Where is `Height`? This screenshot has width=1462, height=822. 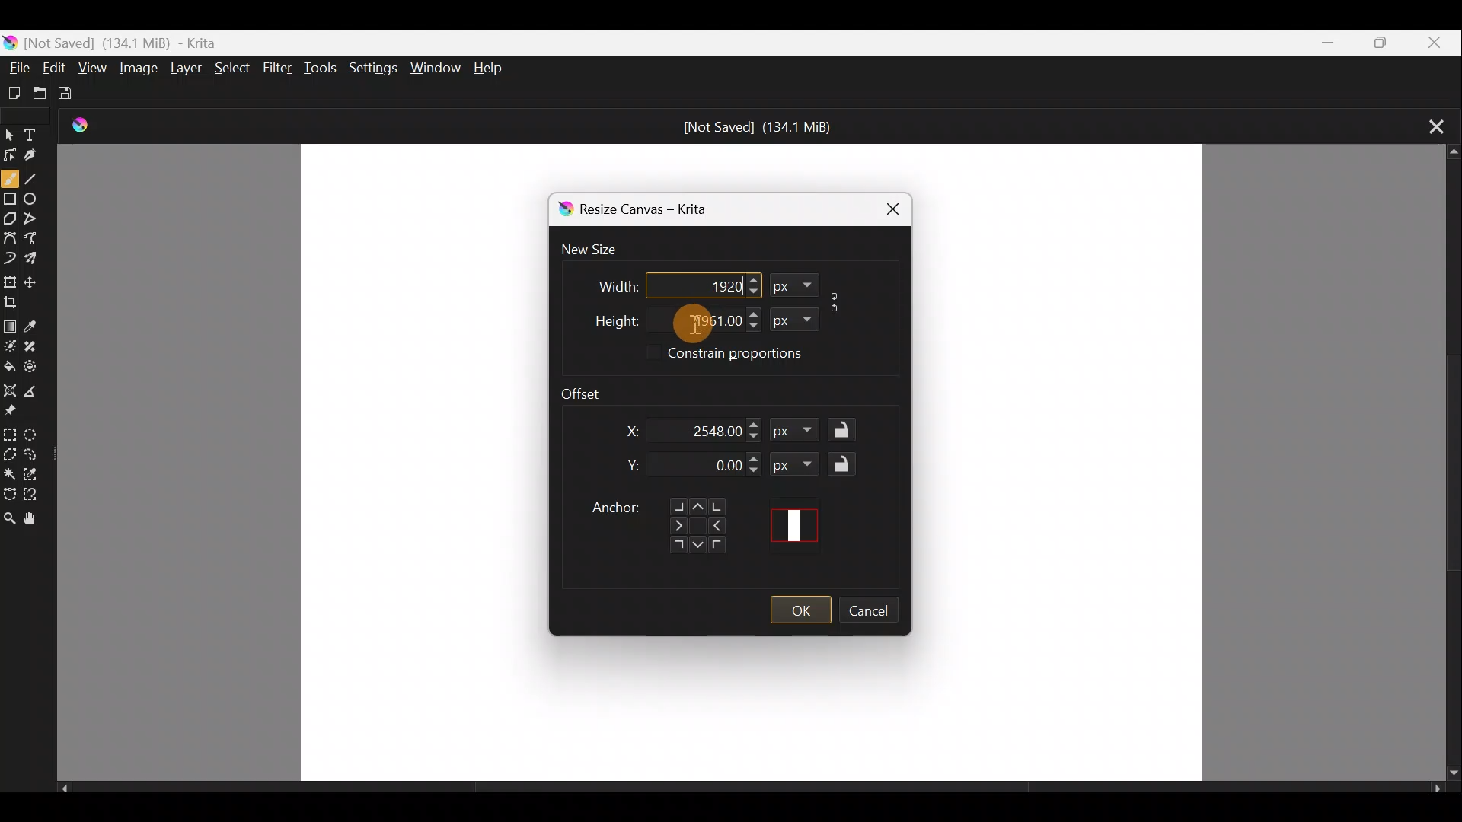 Height is located at coordinates (604, 317).